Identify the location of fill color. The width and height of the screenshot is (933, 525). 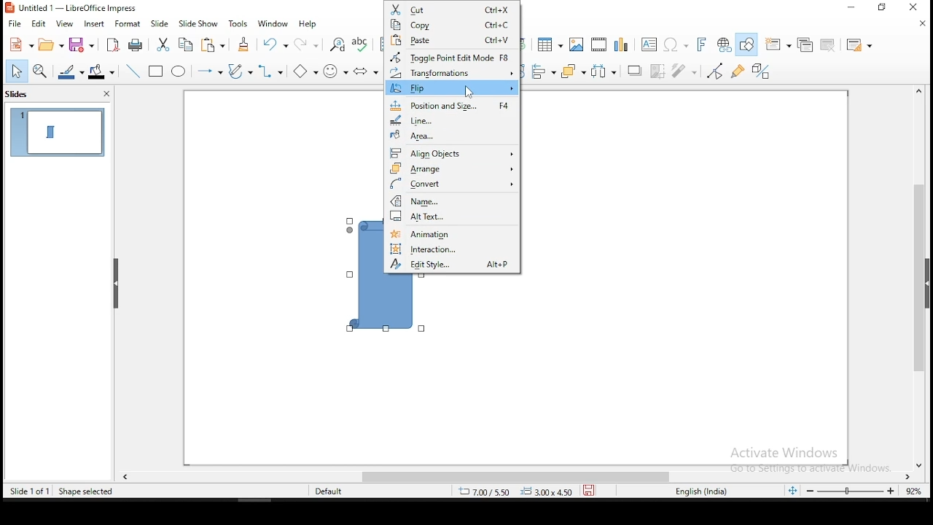
(101, 71).